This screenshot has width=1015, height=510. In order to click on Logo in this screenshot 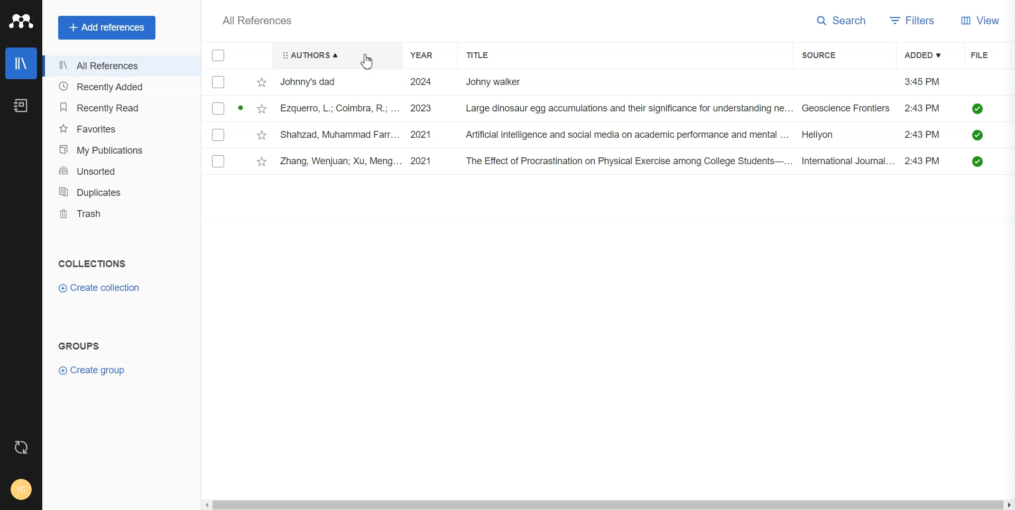, I will do `click(21, 21)`.